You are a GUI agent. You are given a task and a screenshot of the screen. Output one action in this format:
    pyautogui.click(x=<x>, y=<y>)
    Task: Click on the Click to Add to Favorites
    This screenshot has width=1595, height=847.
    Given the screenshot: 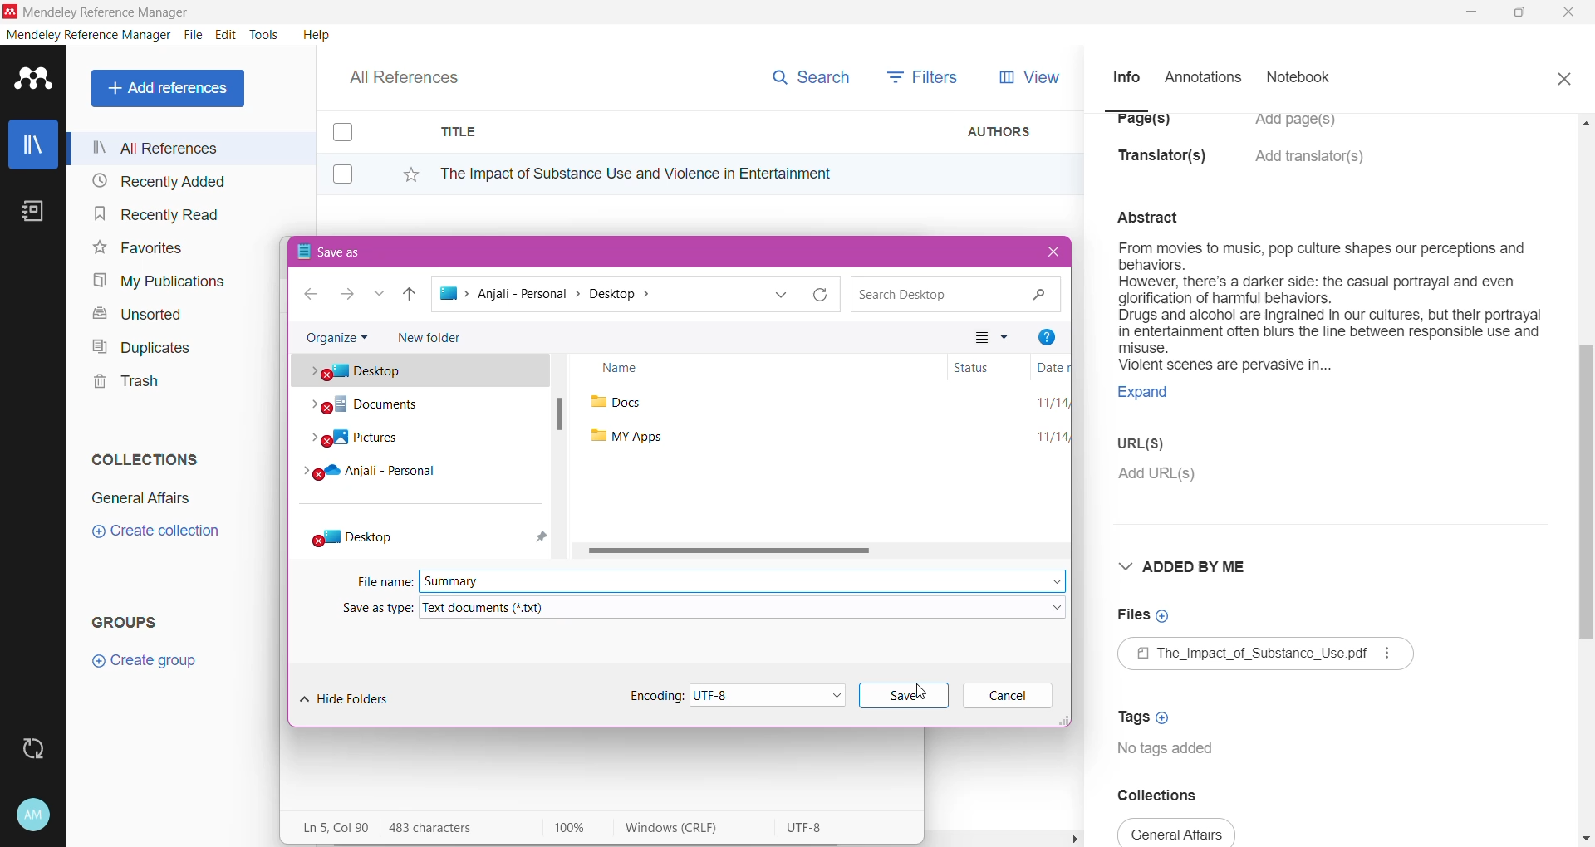 What is the action you would take?
    pyautogui.click(x=402, y=171)
    